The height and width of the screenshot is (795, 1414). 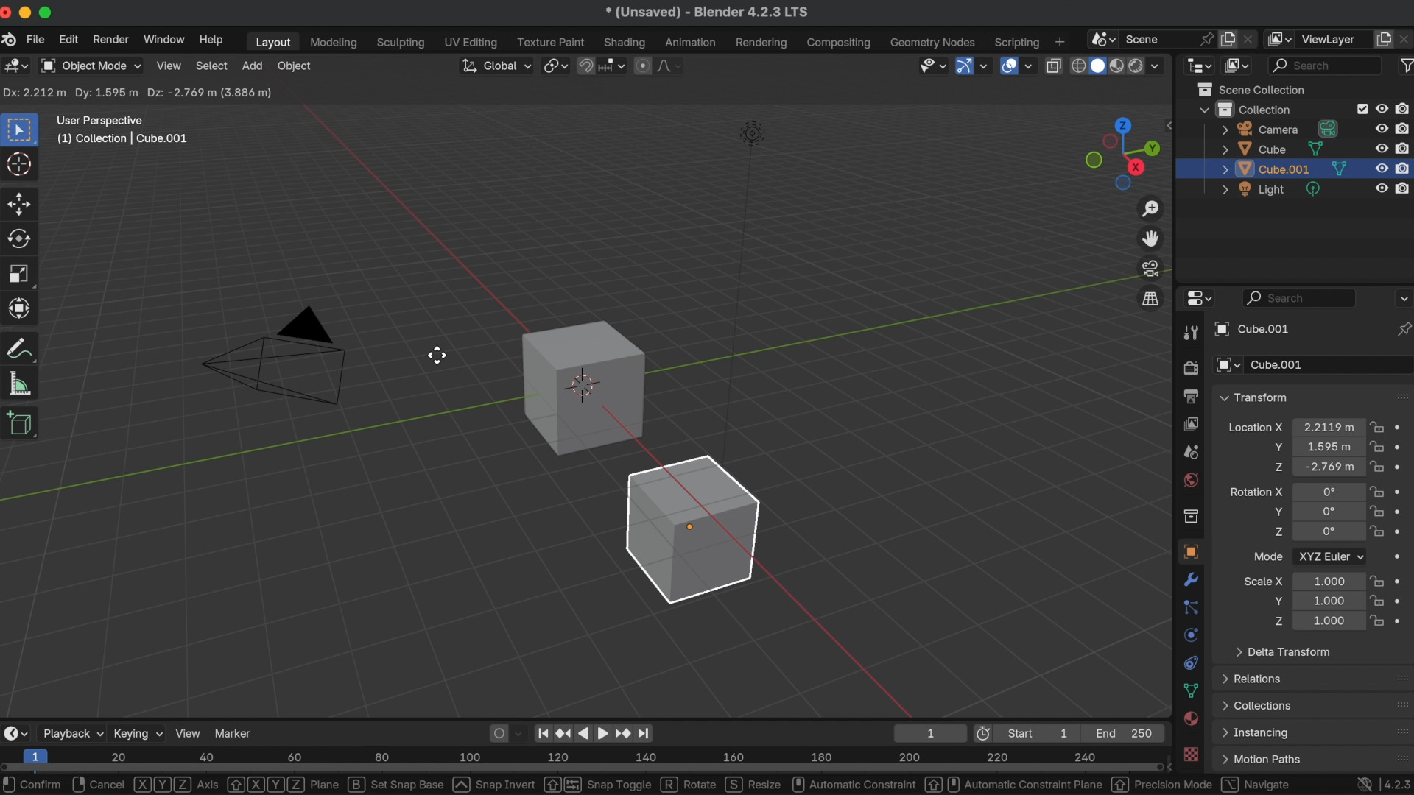 What do you see at coordinates (17, 67) in the screenshot?
I see `editor type` at bounding box center [17, 67].